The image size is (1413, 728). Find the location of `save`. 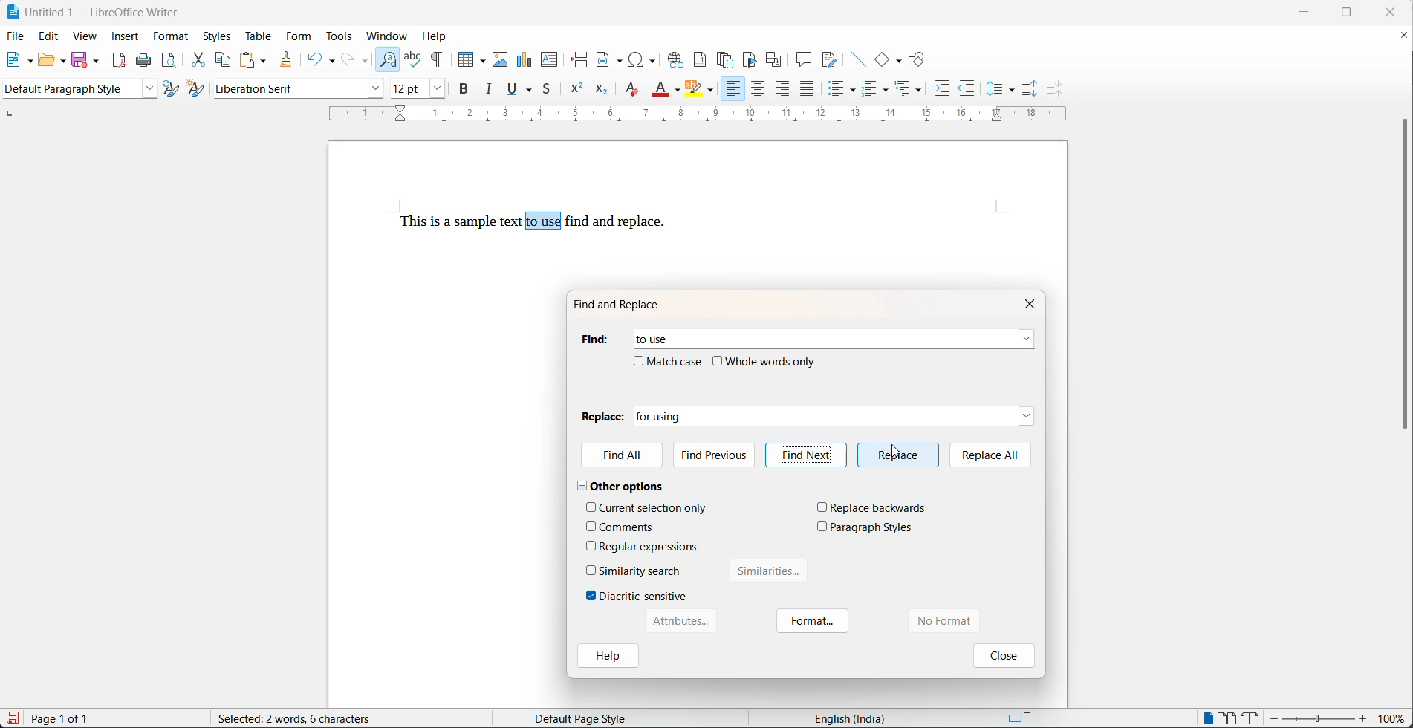

save is located at coordinates (13, 718).